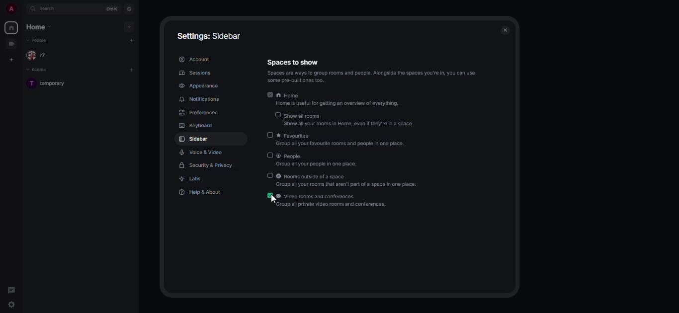  I want to click on "Group all private video rooms and conferences., so click(333, 205).